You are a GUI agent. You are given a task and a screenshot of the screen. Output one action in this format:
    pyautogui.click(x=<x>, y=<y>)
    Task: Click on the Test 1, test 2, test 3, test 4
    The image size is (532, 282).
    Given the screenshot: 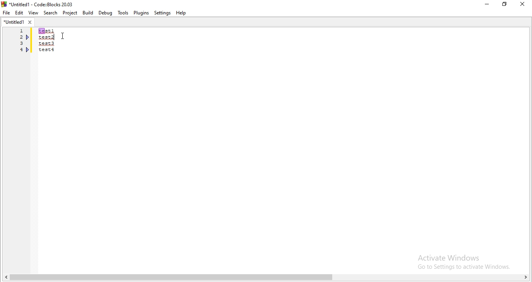 What is the action you would take?
    pyautogui.click(x=57, y=46)
    